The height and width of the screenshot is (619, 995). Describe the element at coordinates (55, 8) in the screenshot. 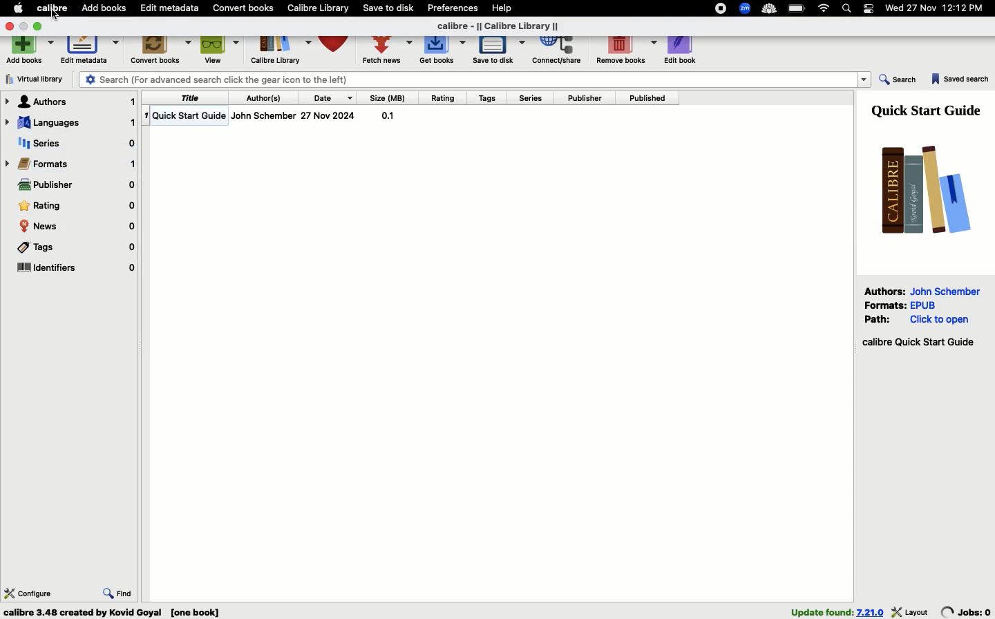

I see `Calibre` at that location.